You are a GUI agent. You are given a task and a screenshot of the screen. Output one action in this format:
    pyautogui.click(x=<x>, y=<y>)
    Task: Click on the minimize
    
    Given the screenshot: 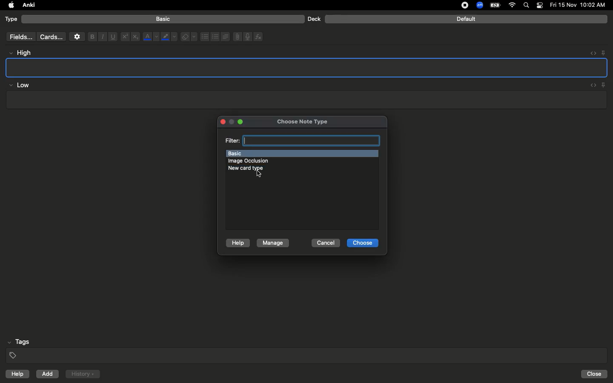 What is the action you would take?
    pyautogui.click(x=232, y=123)
    